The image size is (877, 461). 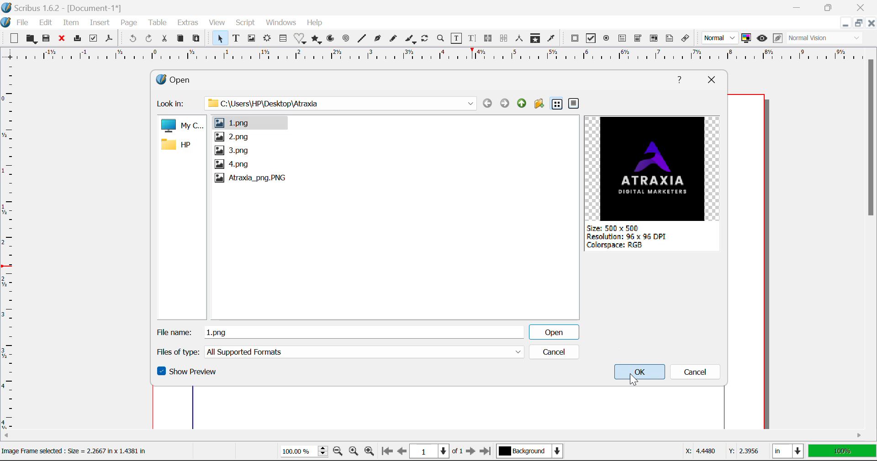 I want to click on Text Annotation, so click(x=669, y=39).